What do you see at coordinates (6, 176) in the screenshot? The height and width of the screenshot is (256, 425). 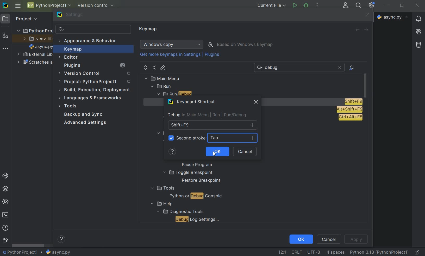 I see `python console` at bounding box center [6, 176].